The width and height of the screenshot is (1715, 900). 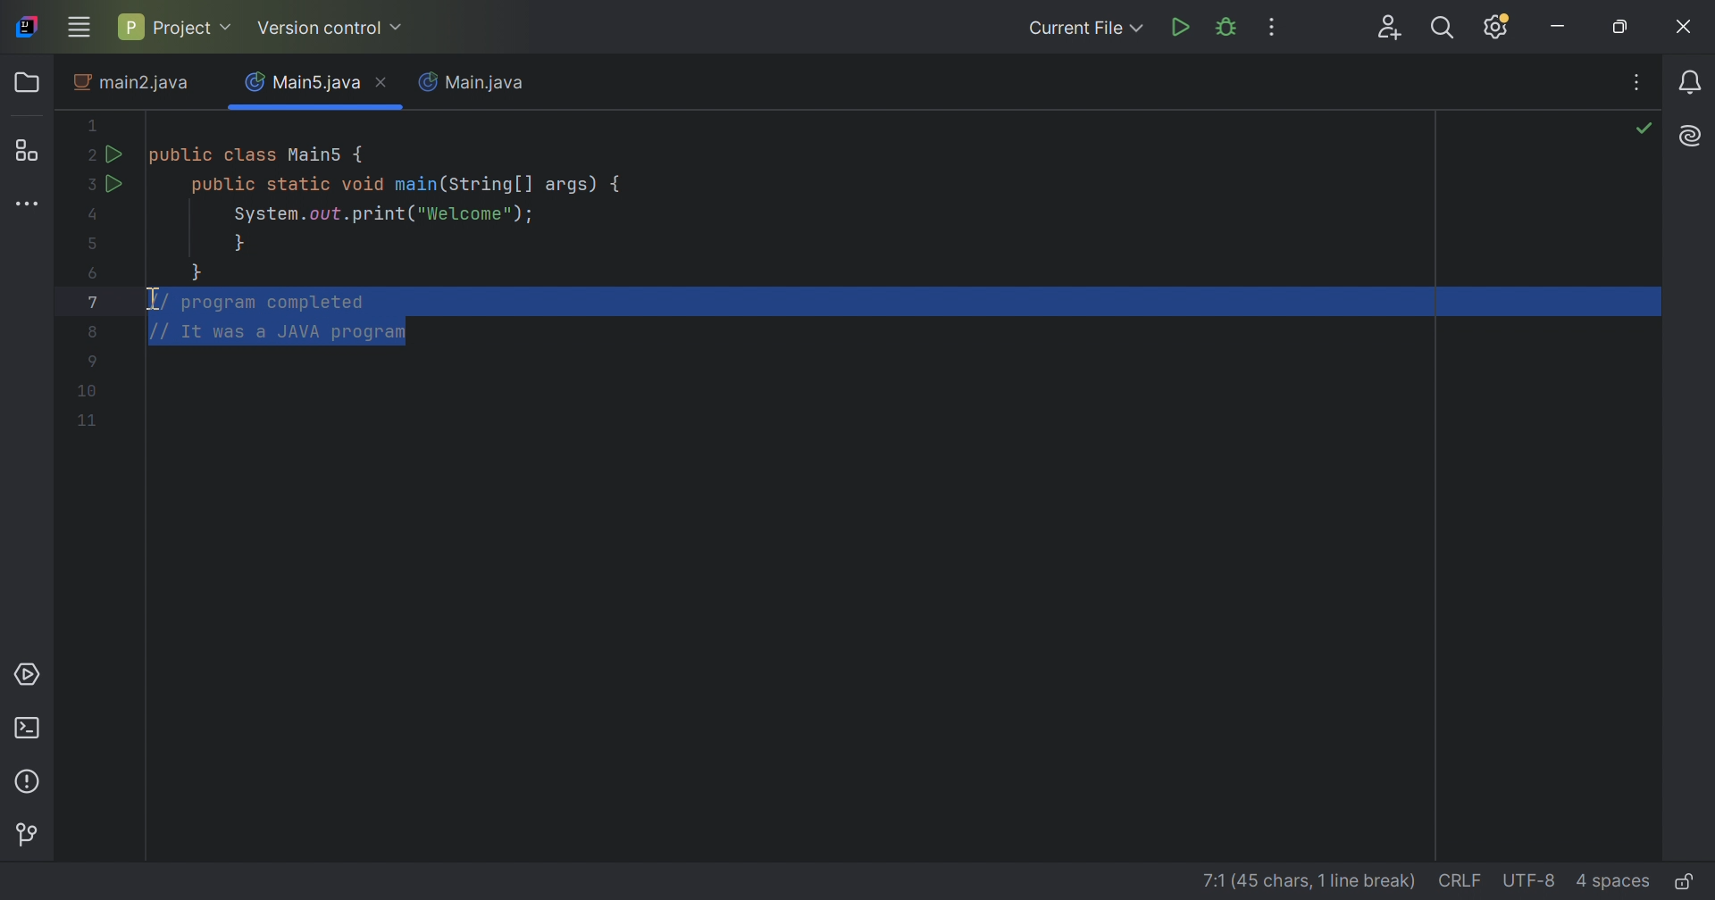 I want to click on UTF-8(file encoding), so click(x=1528, y=881).